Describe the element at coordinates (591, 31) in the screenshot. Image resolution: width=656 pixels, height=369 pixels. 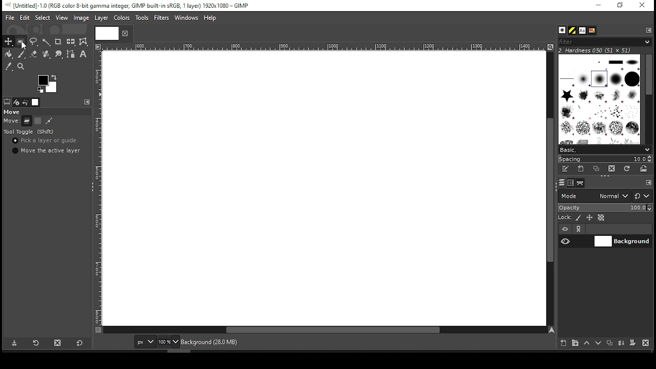
I see `document history` at that location.